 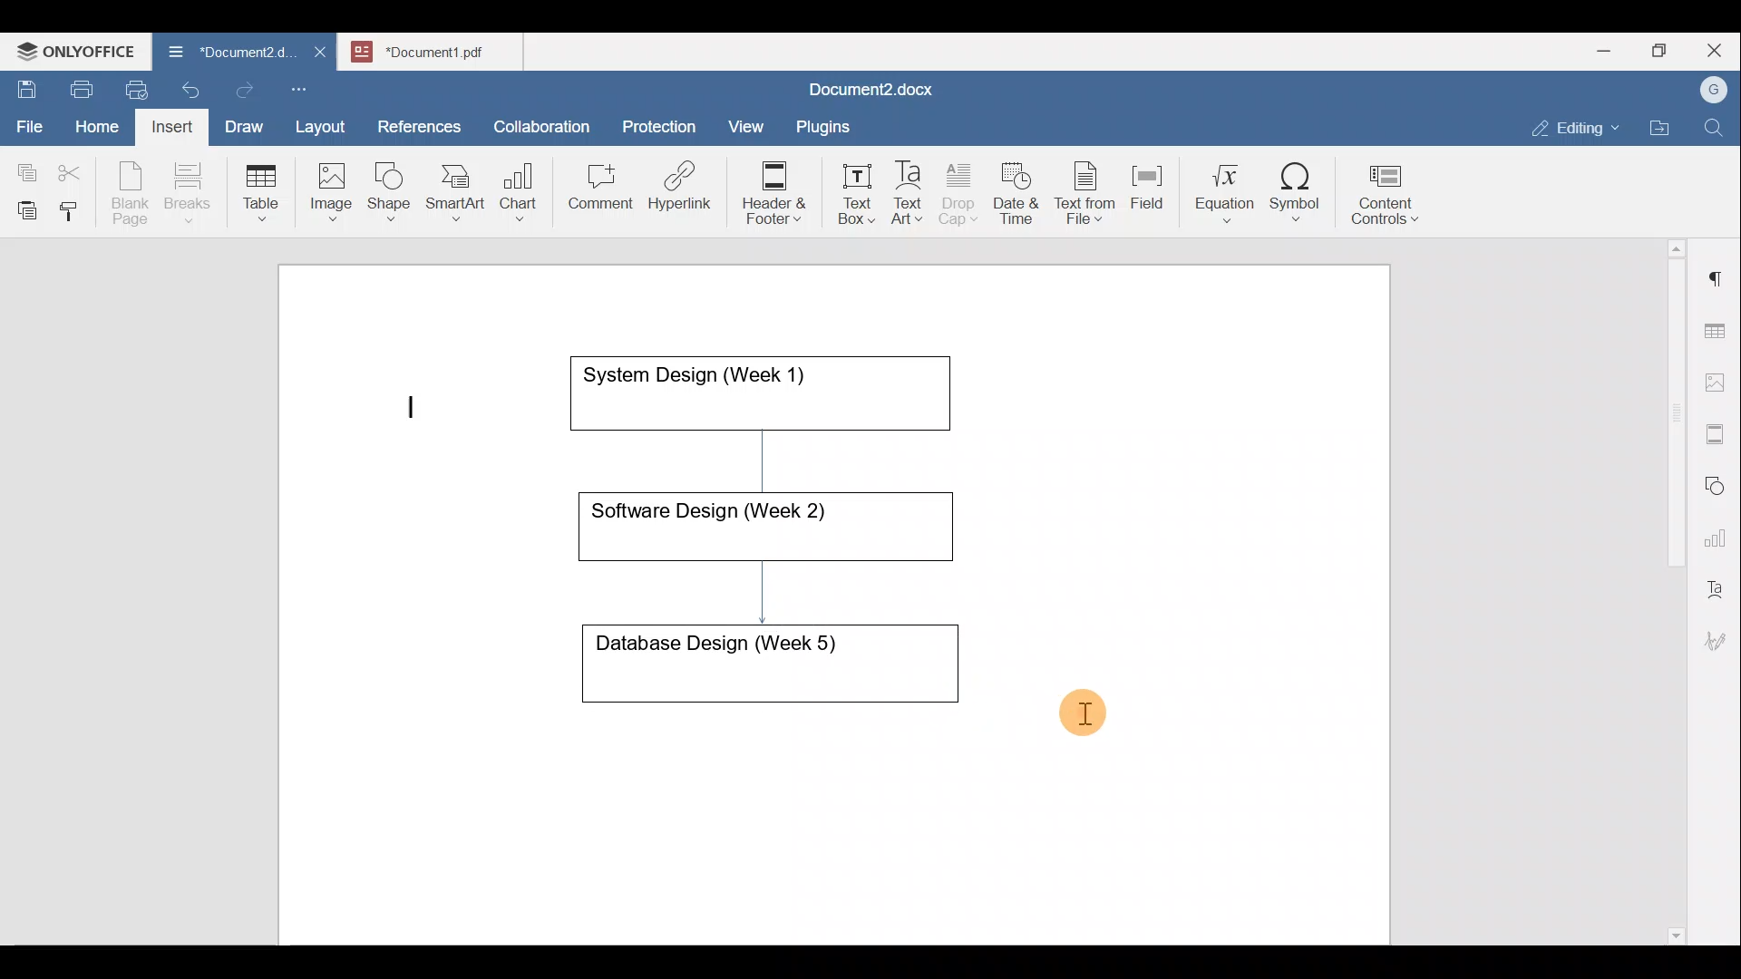 I want to click on Document name, so click(x=867, y=92).